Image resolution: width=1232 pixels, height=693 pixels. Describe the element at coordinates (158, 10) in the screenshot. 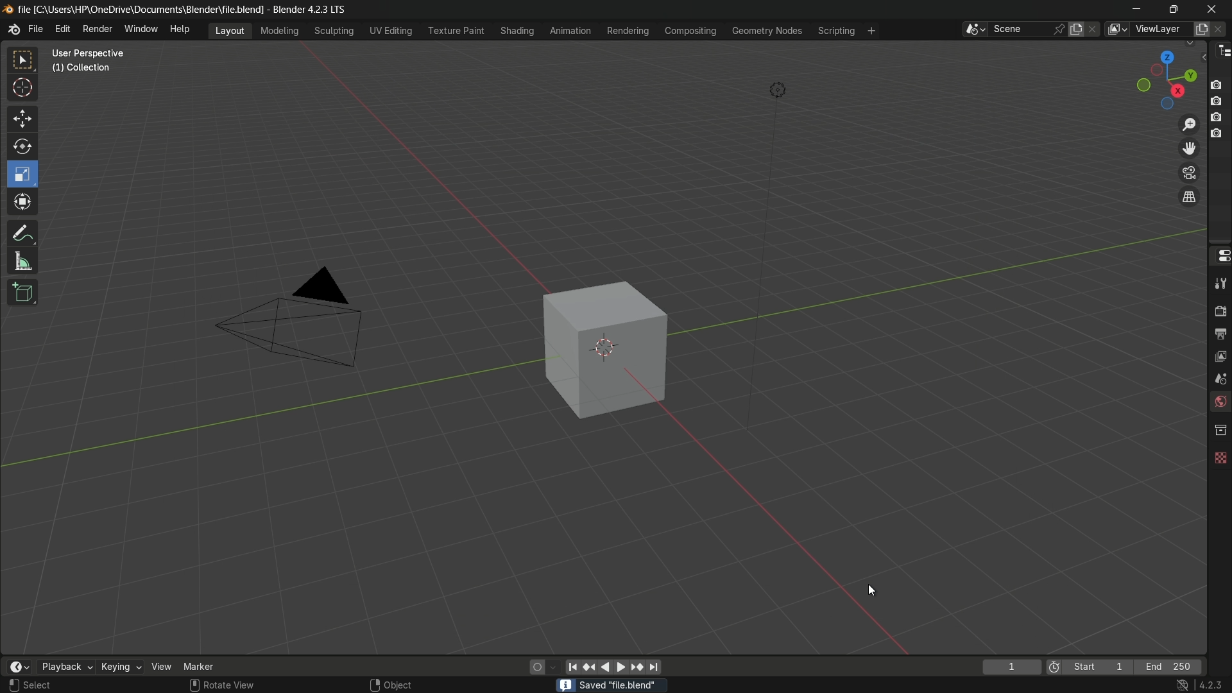

I see `C:\User:\\HP\Onedrive\Documents\Blender` at that location.